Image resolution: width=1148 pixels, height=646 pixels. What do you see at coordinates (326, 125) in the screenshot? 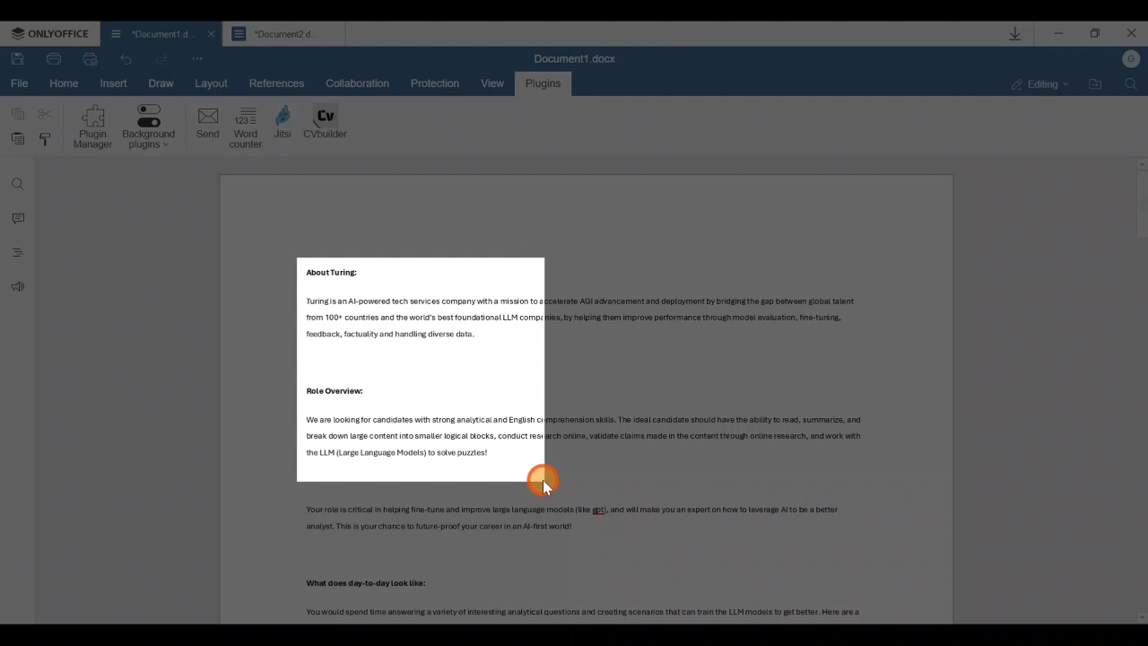
I see `CV builder` at bounding box center [326, 125].